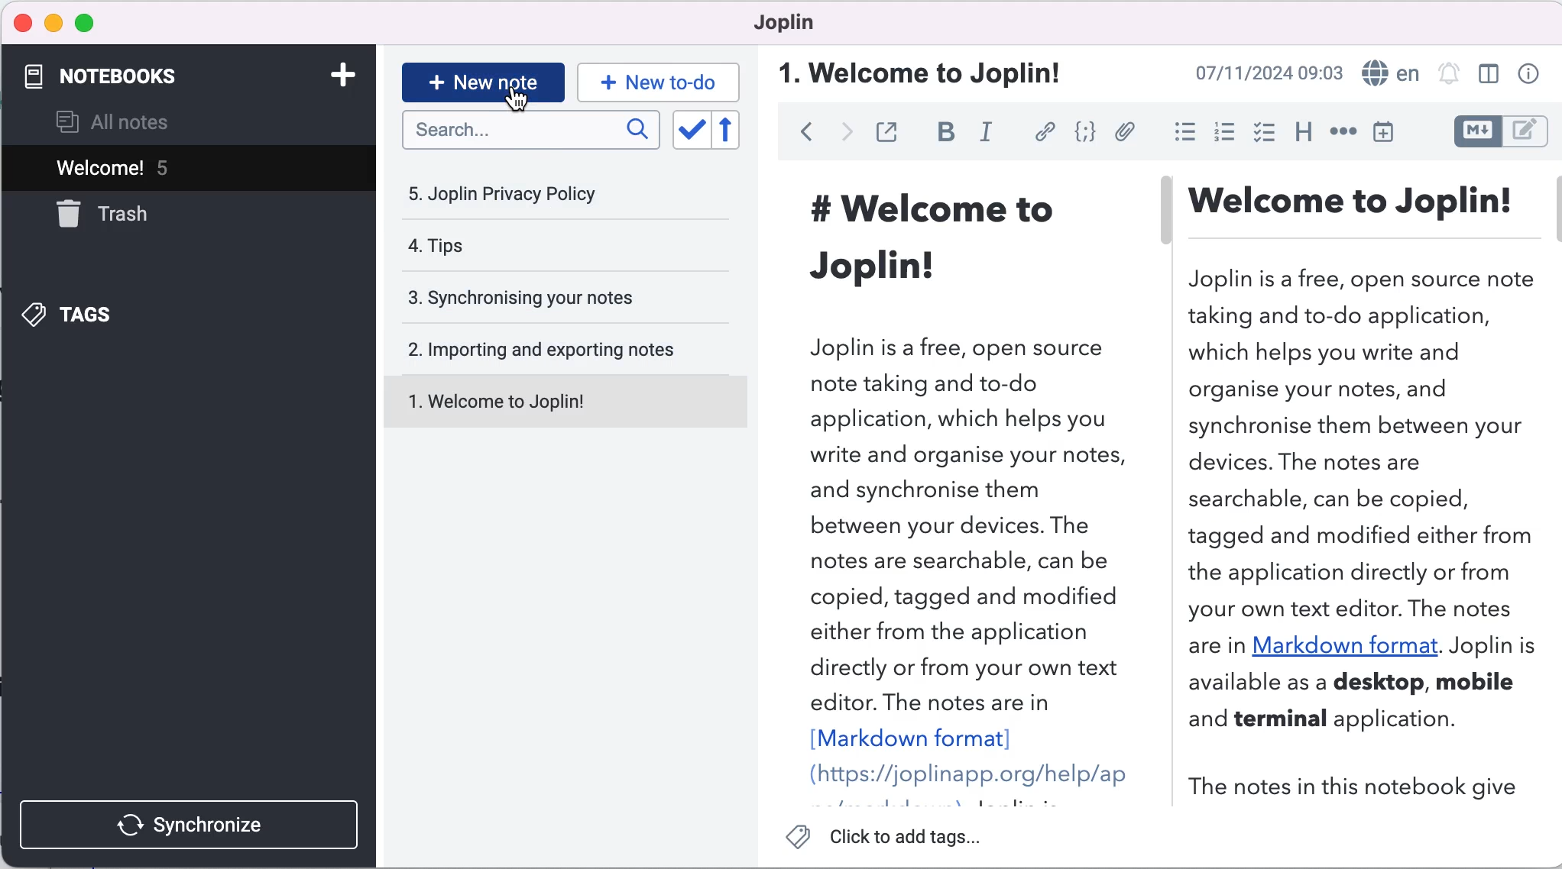  Describe the element at coordinates (689, 130) in the screenshot. I see `toggle sort order field` at that location.